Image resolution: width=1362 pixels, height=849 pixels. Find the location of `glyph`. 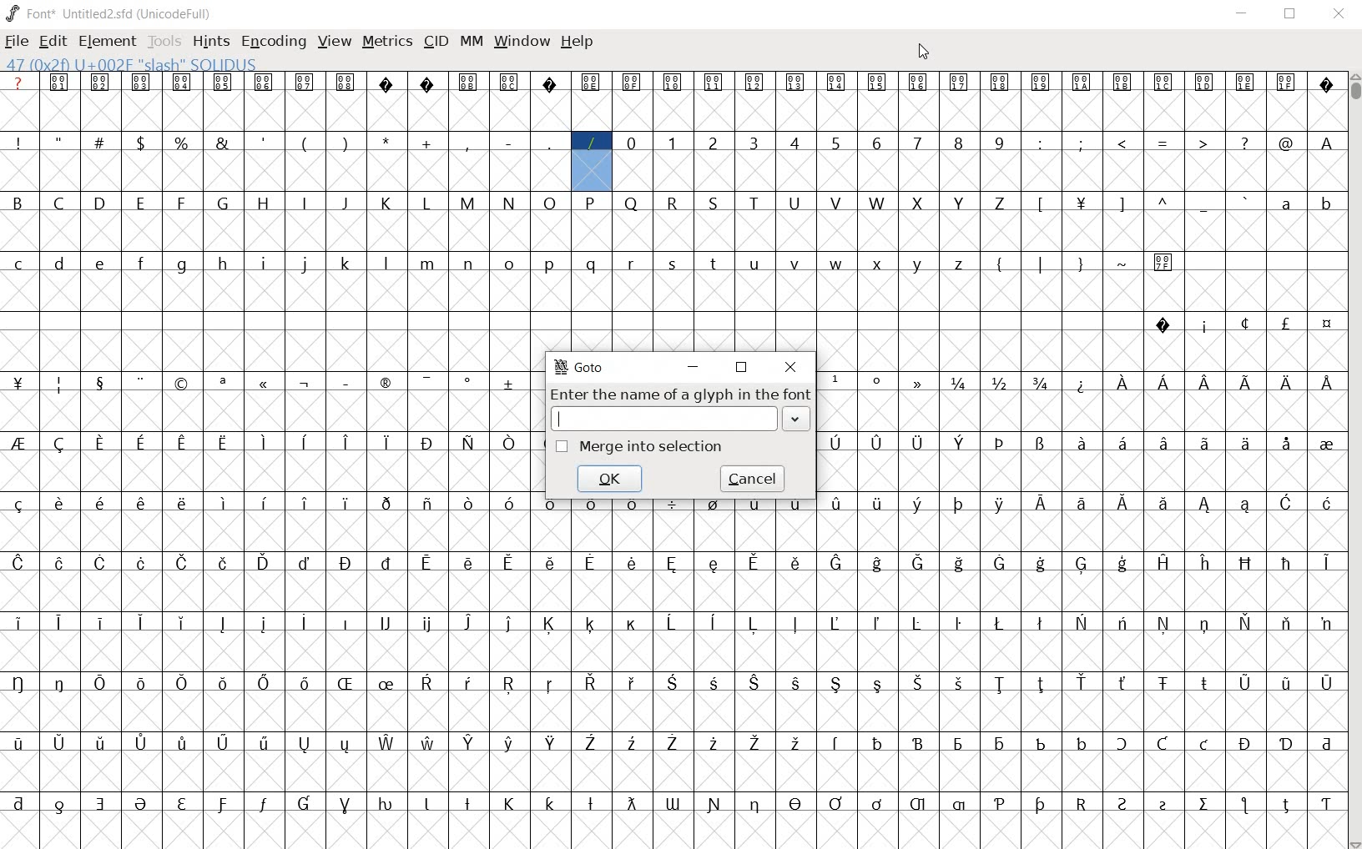

glyph is located at coordinates (346, 442).